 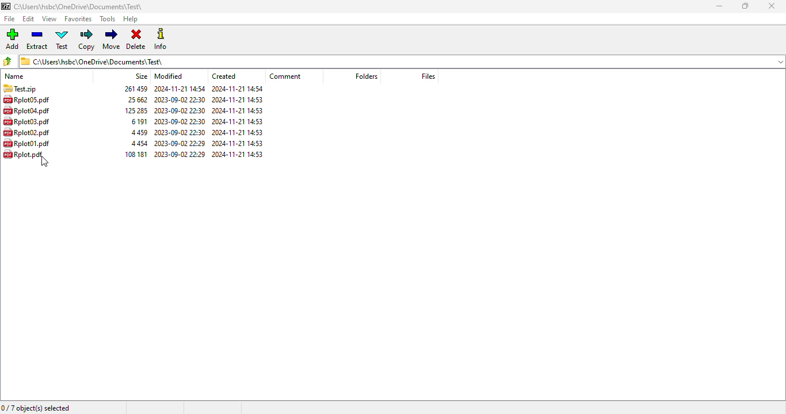 What do you see at coordinates (142, 76) in the screenshot?
I see `size` at bounding box center [142, 76].